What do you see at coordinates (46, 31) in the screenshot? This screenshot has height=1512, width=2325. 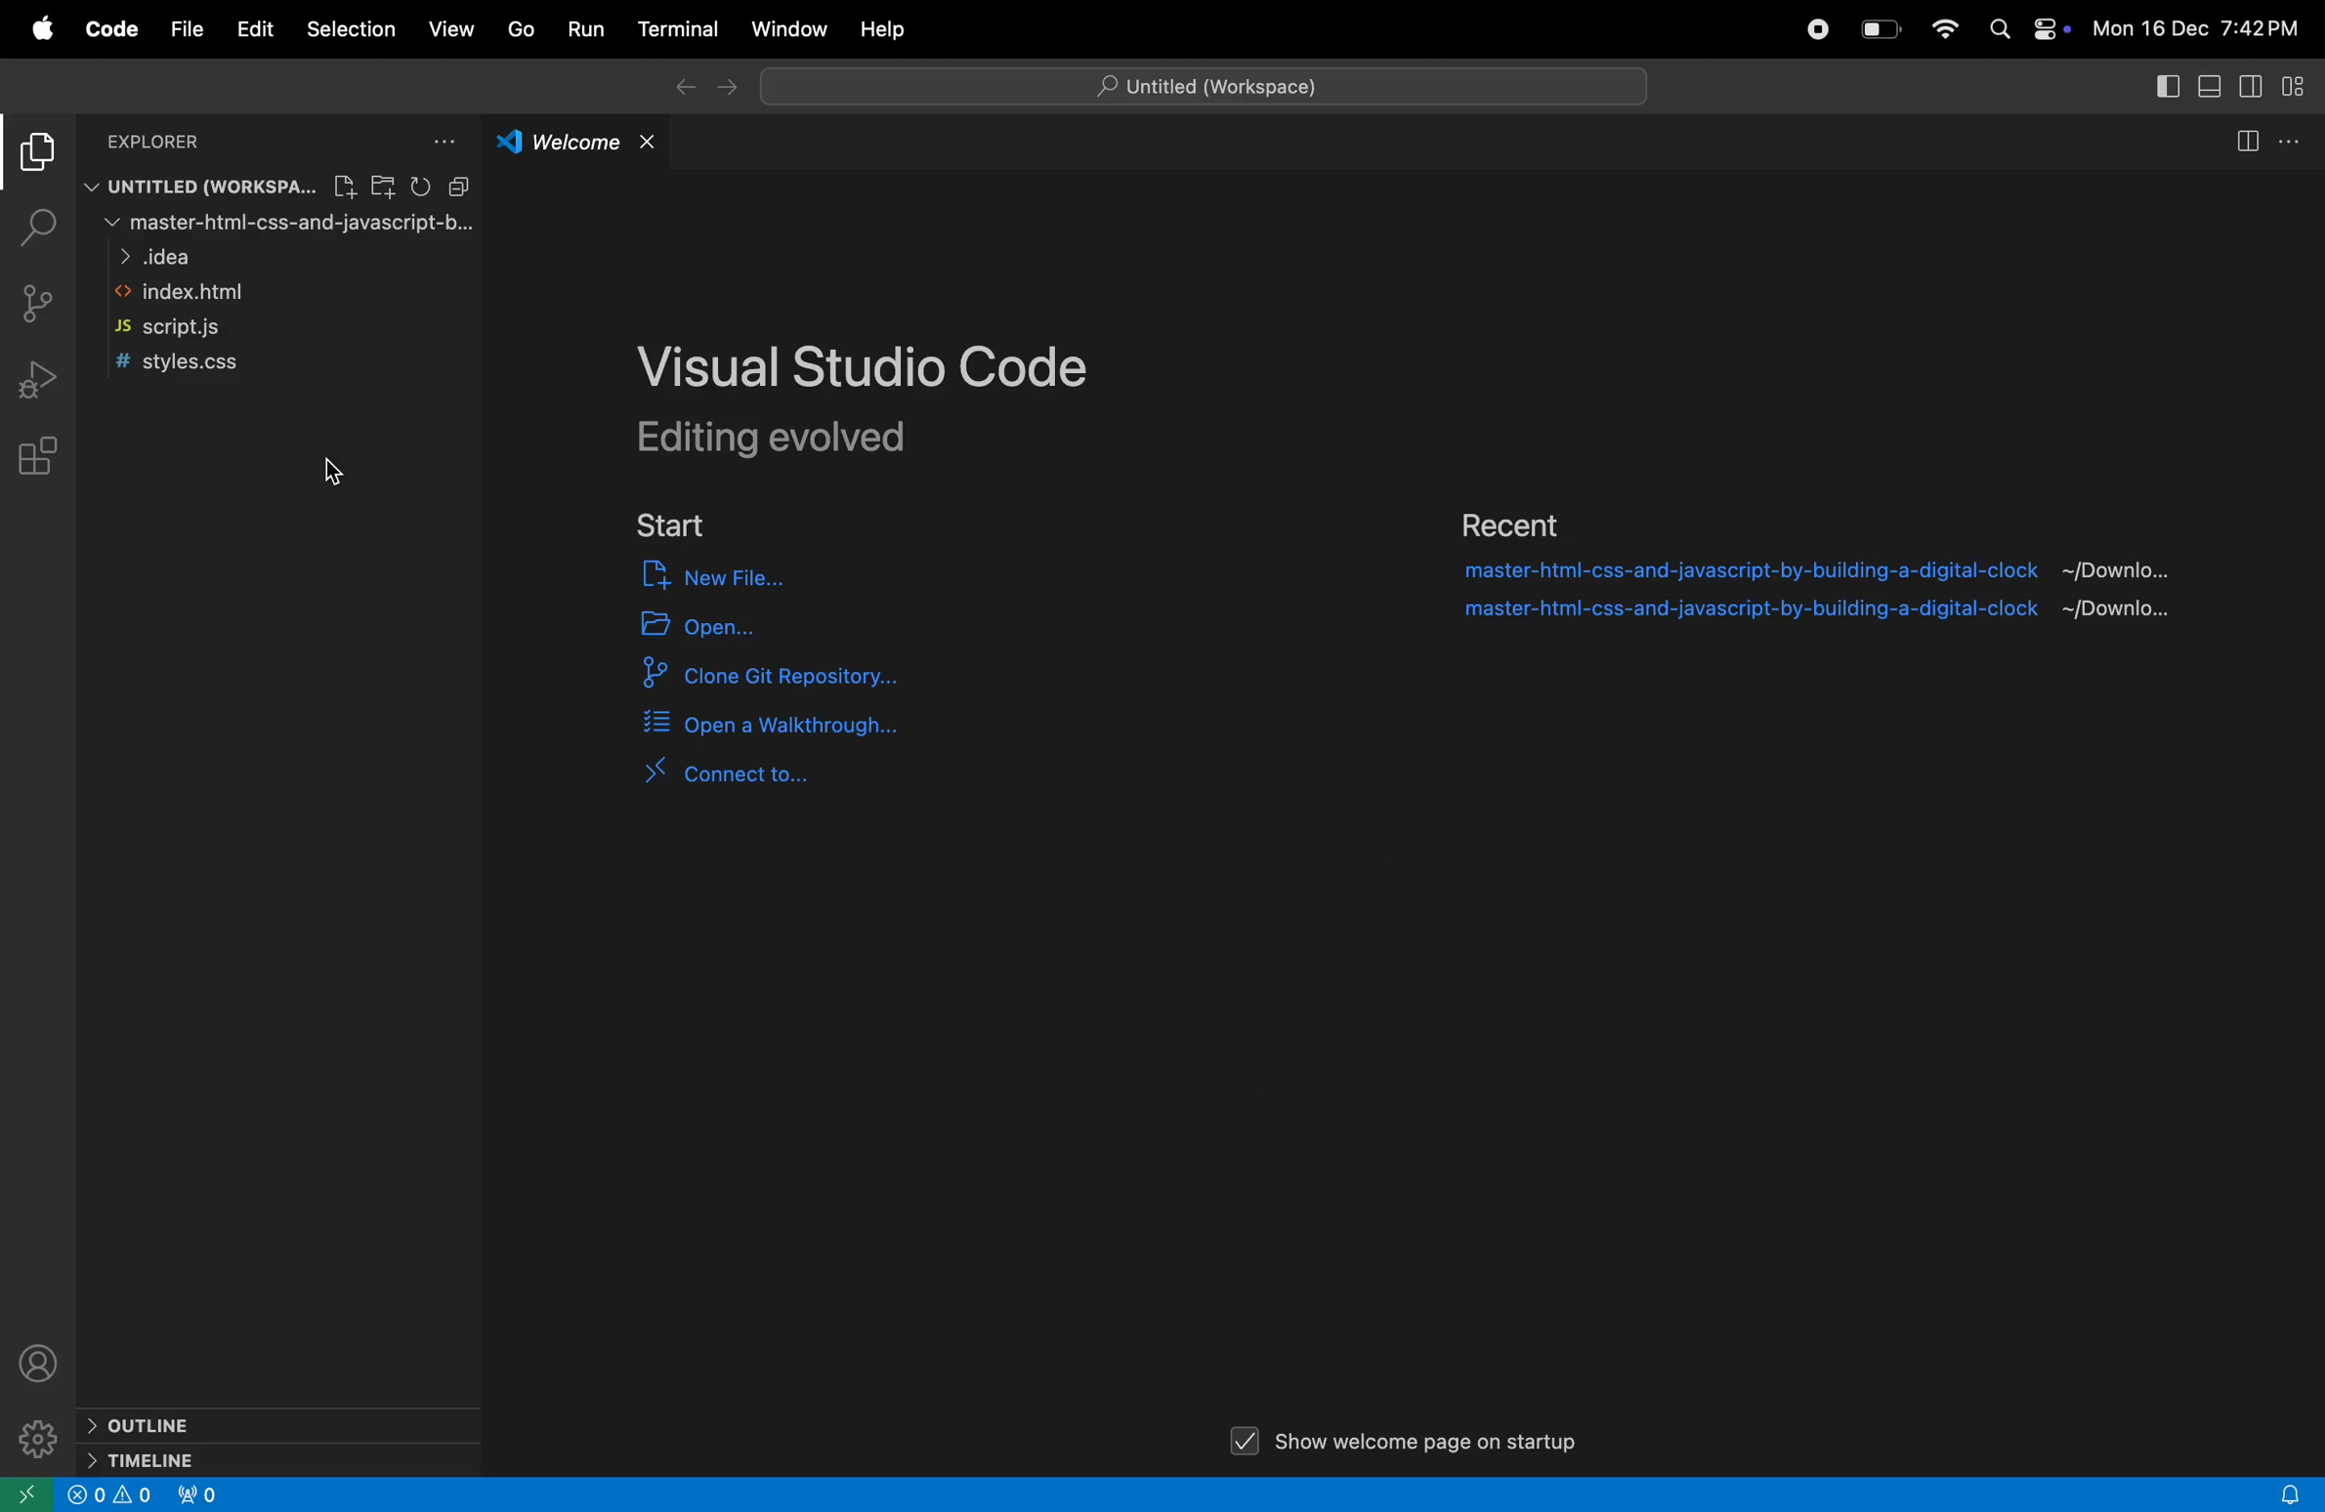 I see `apple menu` at bounding box center [46, 31].